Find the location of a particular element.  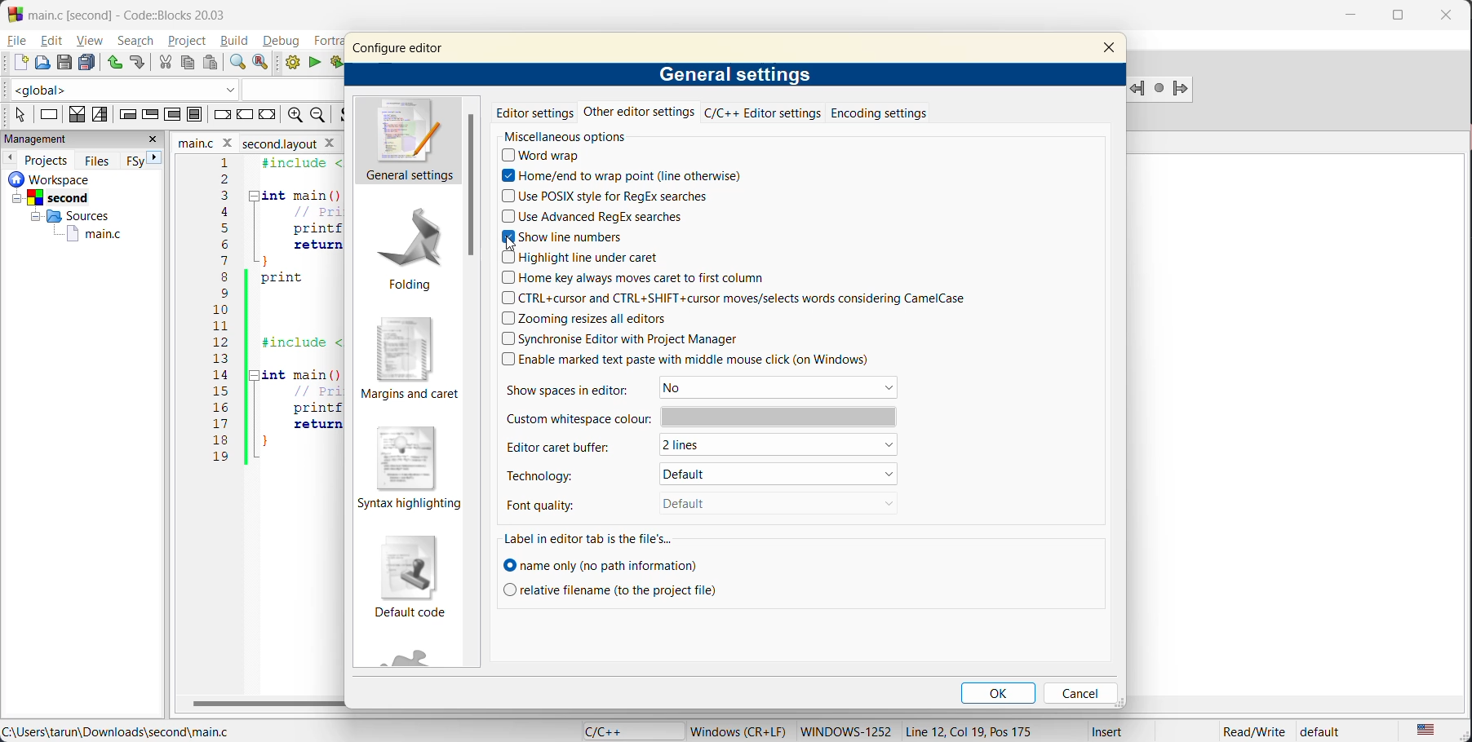

show line numbers is located at coordinates (563, 236).